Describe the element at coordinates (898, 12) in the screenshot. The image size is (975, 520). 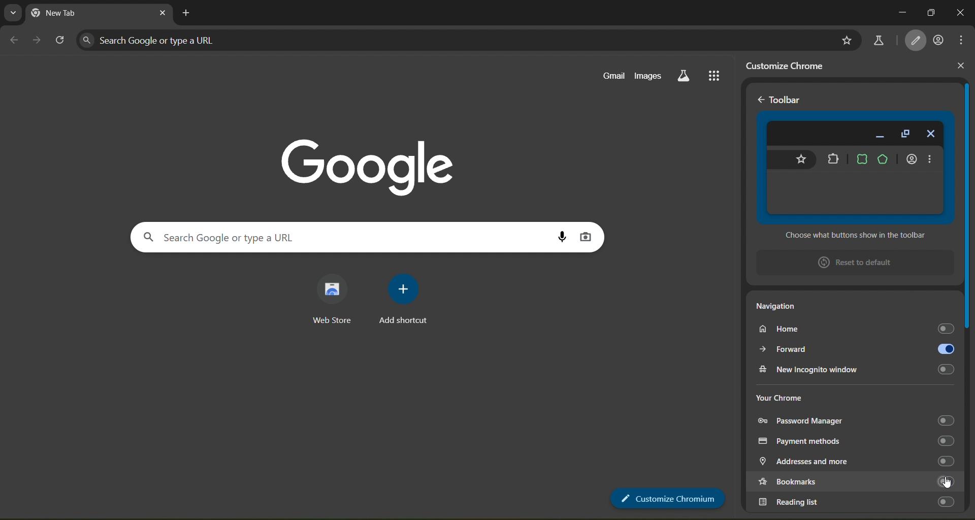
I see `minimize` at that location.